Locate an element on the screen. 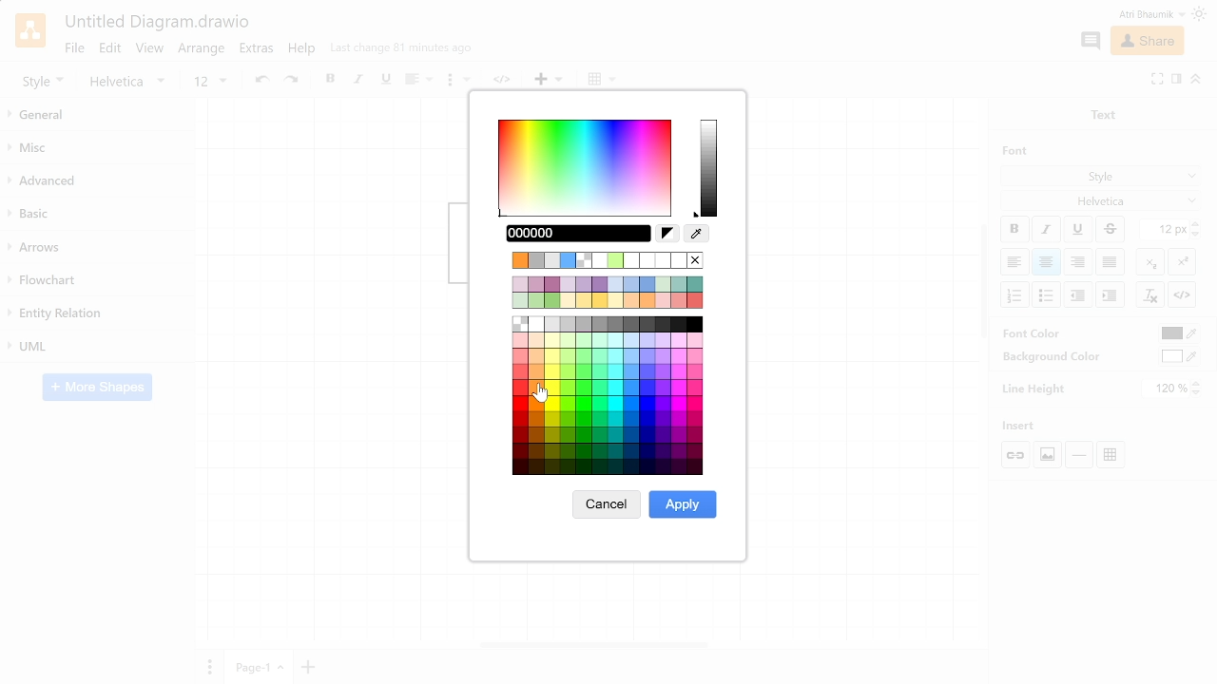 This screenshot has width=1217, height=684. underline is located at coordinates (385, 80).